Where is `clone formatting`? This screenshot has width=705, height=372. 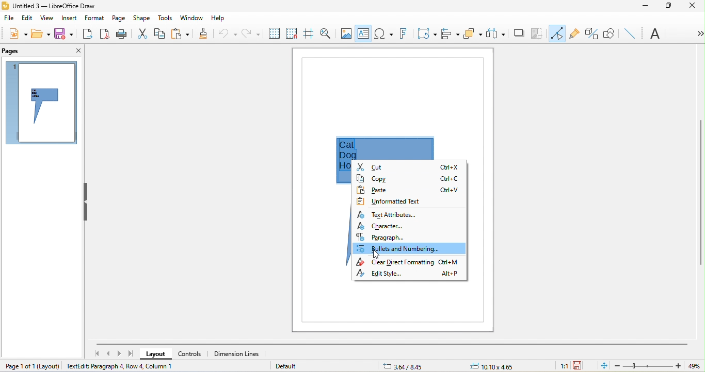
clone formatting is located at coordinates (201, 35).